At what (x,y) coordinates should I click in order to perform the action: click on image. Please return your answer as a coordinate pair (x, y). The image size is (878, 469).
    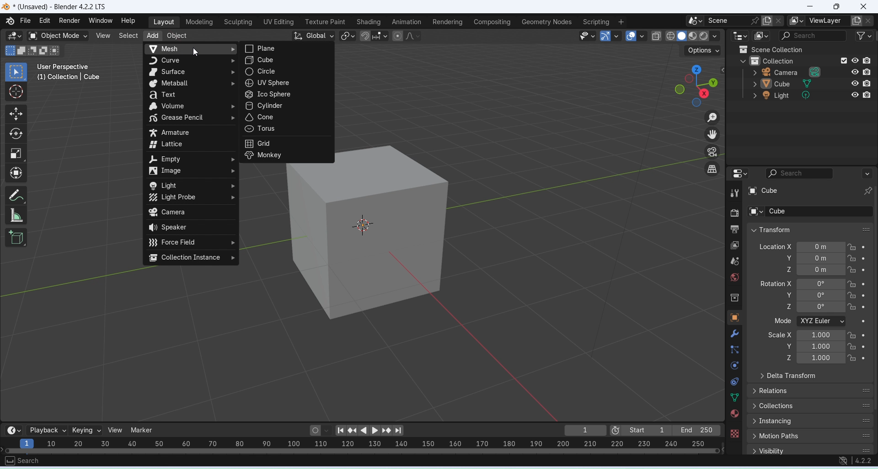
    Looking at the image, I should click on (193, 171).